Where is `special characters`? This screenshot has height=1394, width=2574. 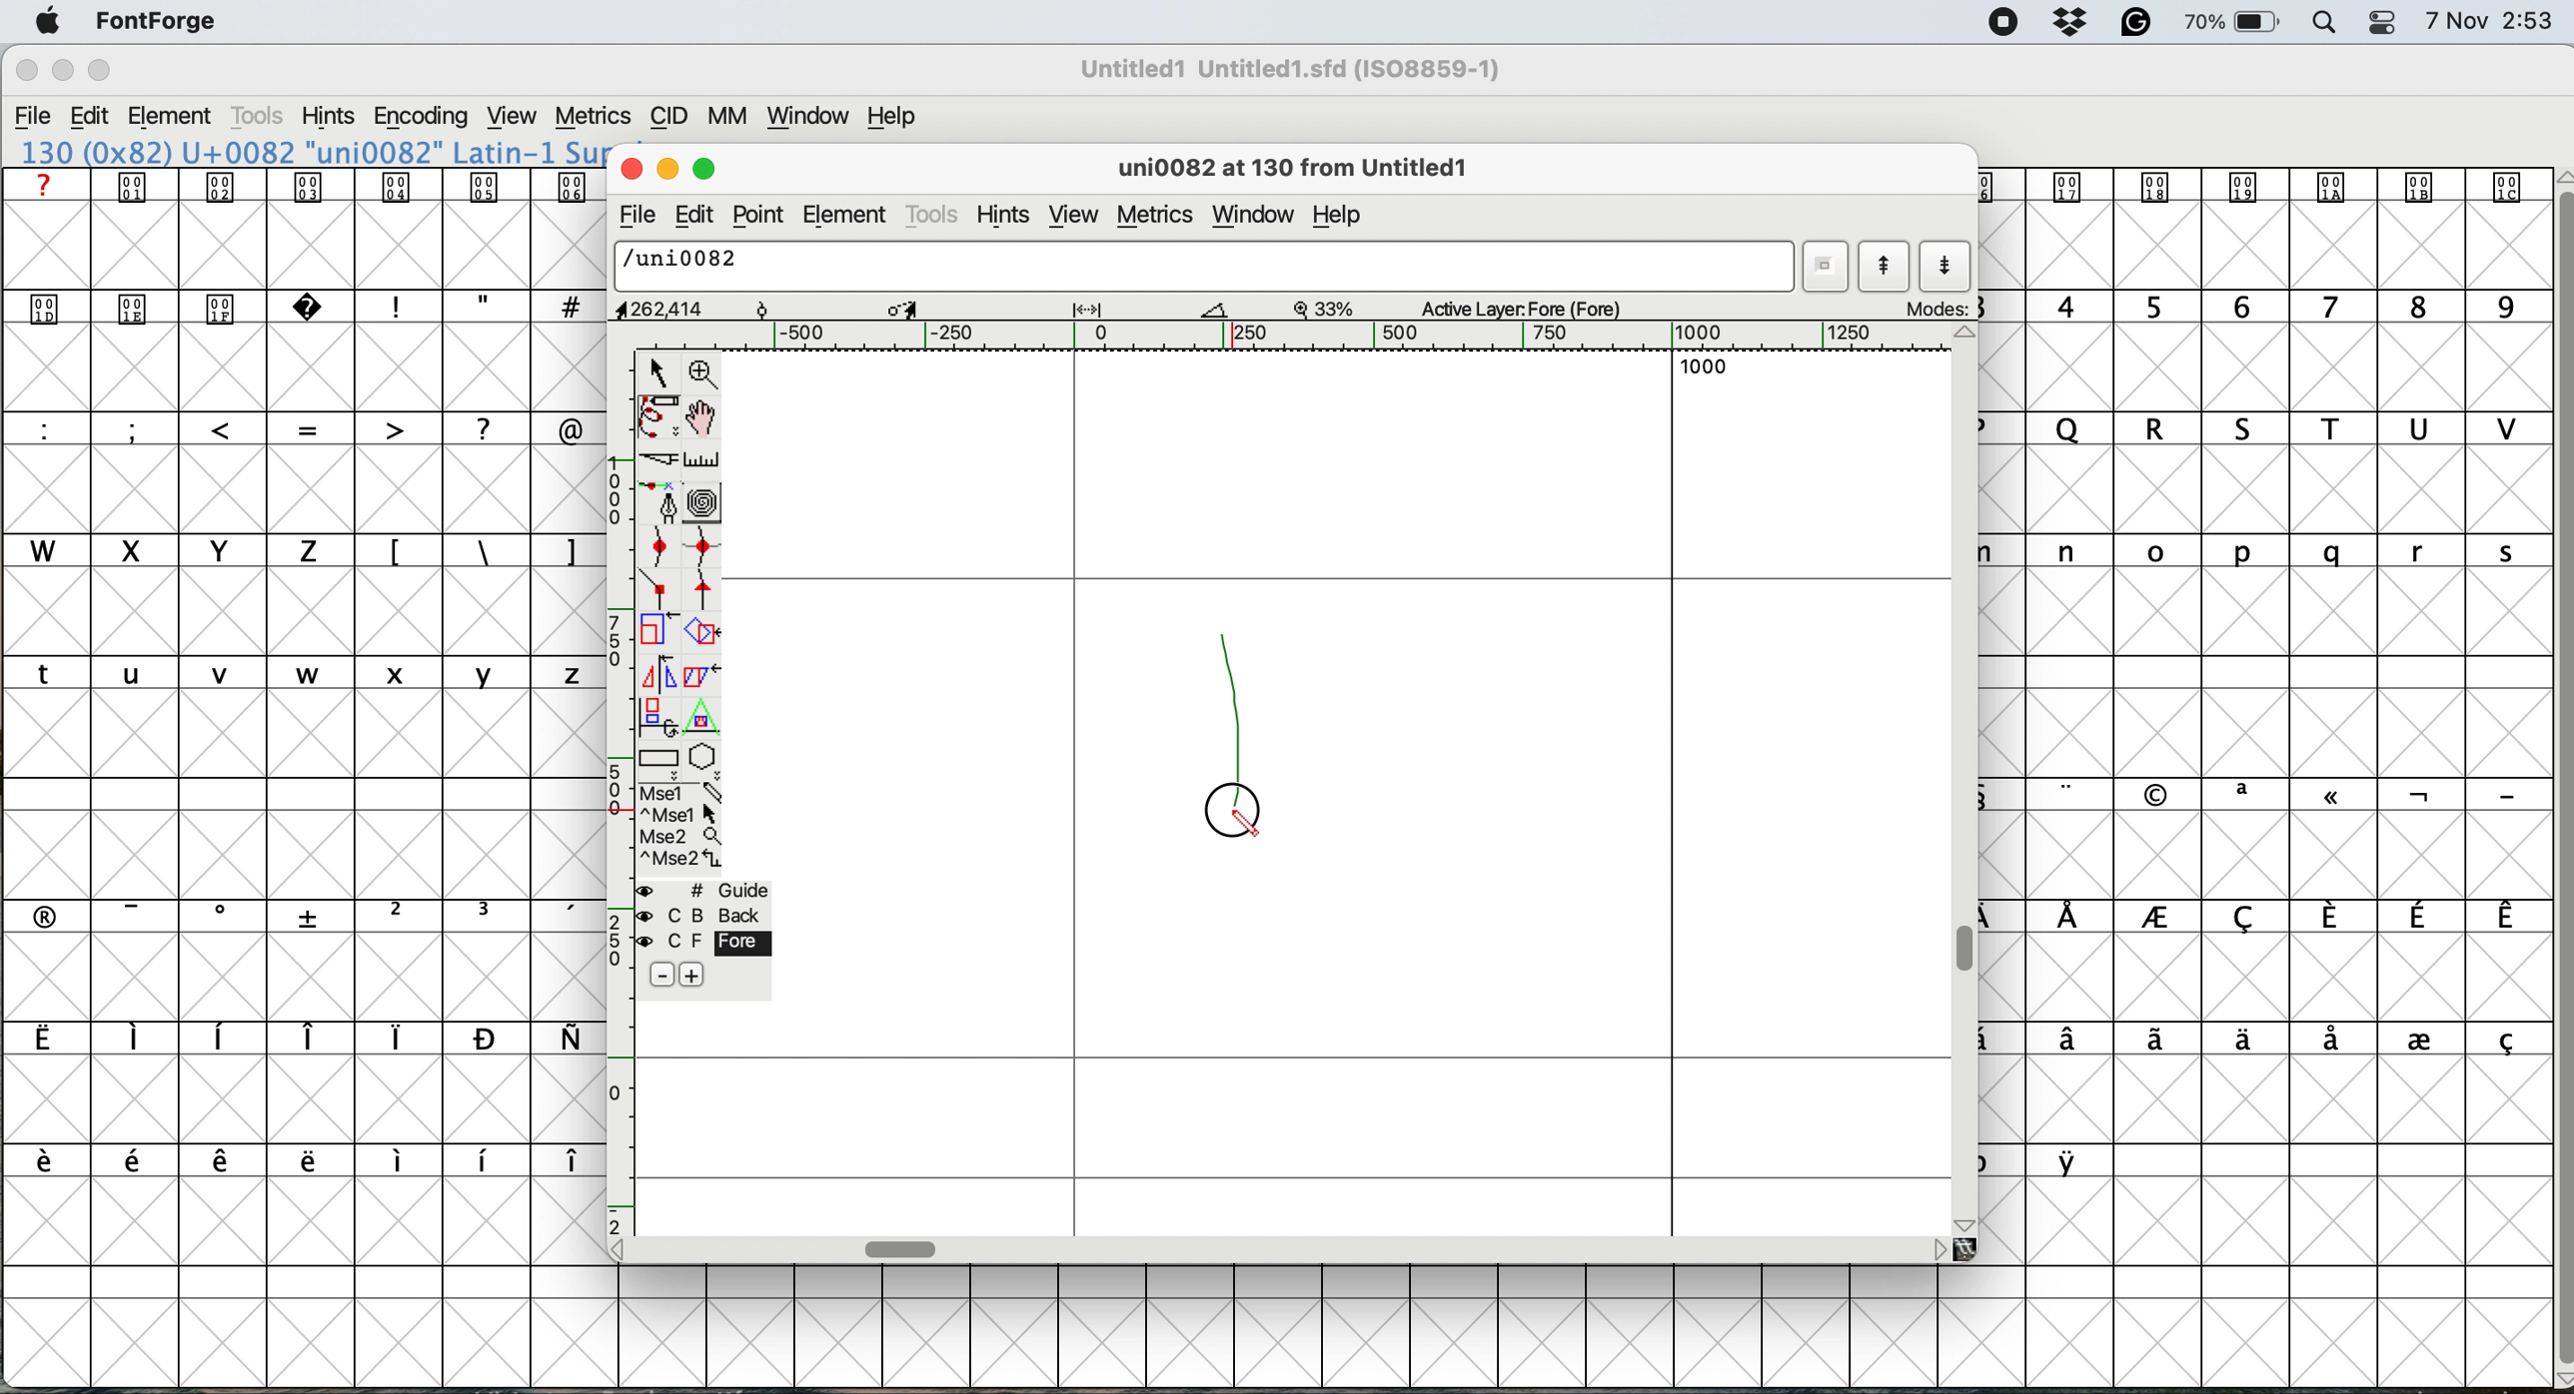
special characters is located at coordinates (479, 306).